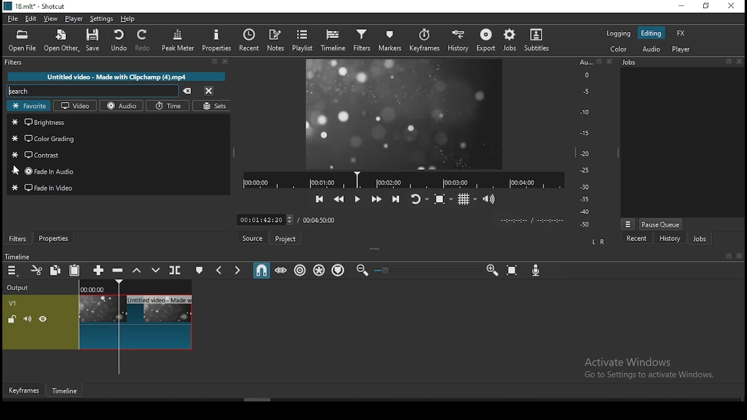  Describe the element at coordinates (238, 269) in the screenshot. I see `next marker` at that location.